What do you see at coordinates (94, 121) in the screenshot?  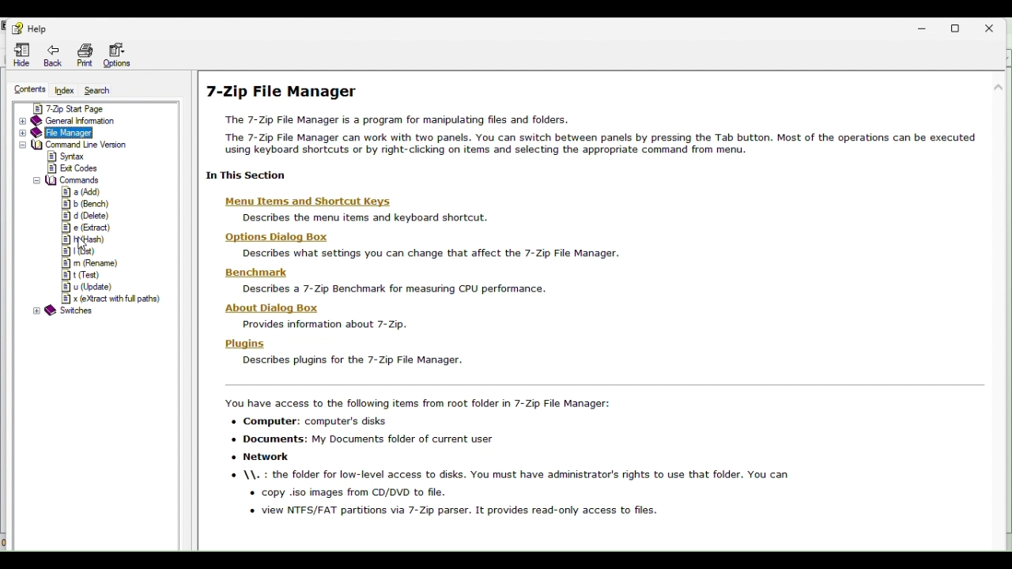 I see `General` at bounding box center [94, 121].